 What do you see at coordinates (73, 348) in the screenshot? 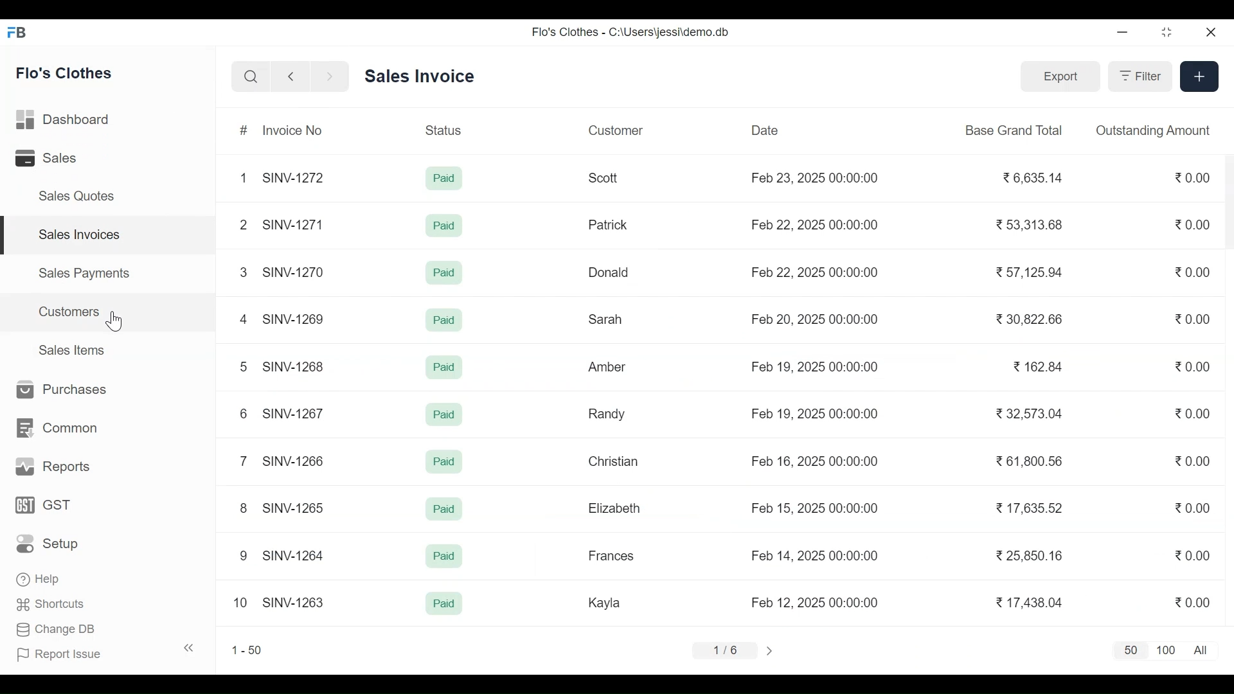
I see `Sales Items` at bounding box center [73, 348].